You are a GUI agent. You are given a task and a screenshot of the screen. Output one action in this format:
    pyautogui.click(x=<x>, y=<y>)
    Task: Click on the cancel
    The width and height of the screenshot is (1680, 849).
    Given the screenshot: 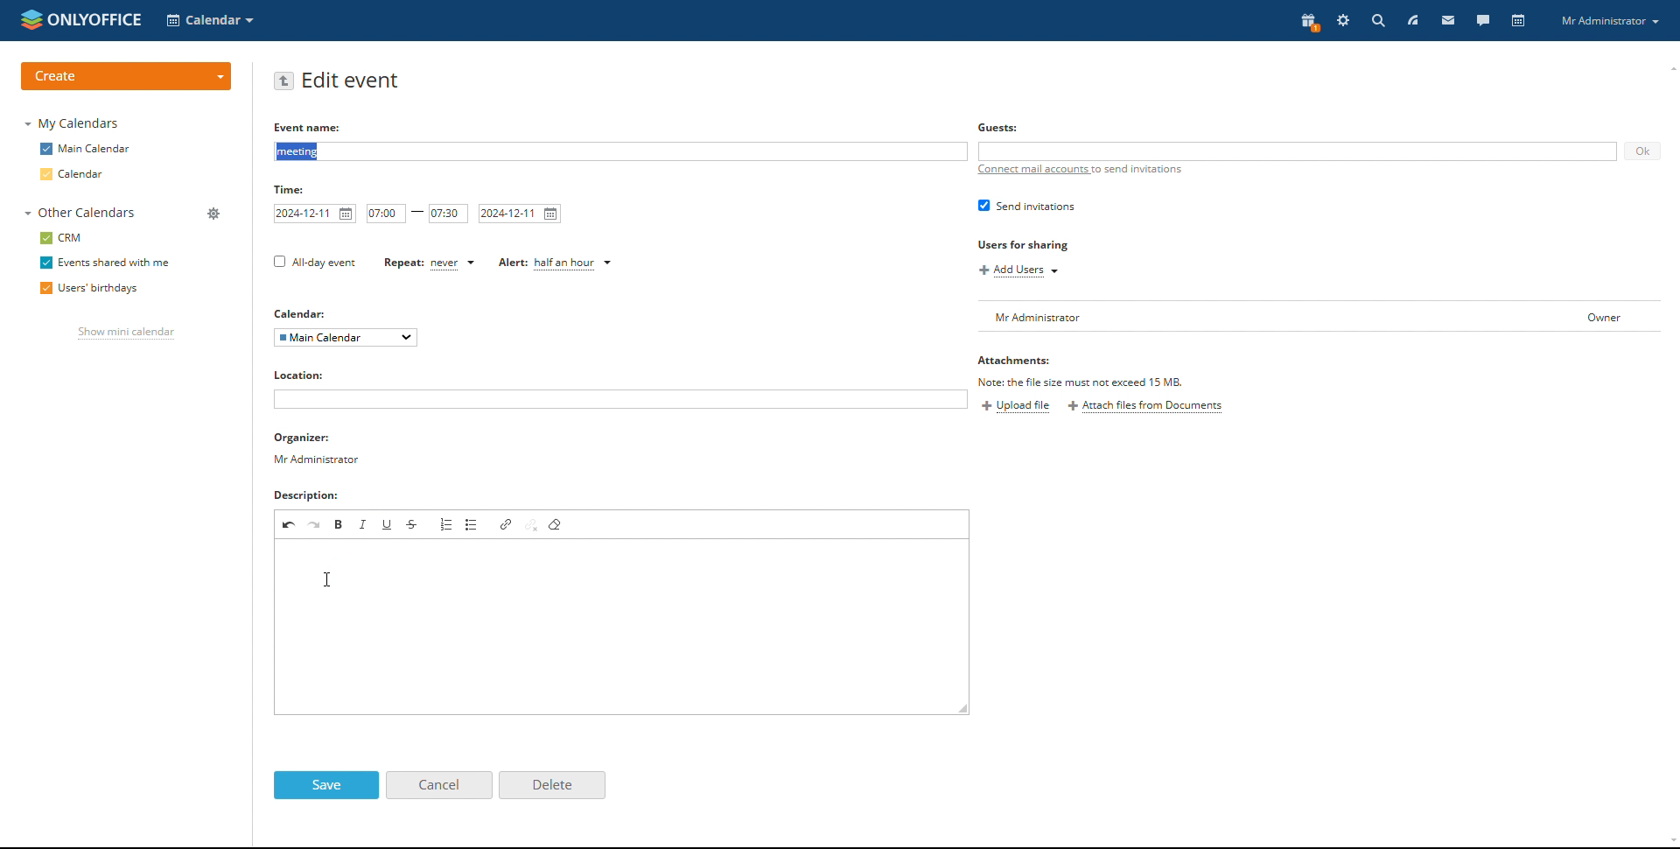 What is the action you would take?
    pyautogui.click(x=440, y=785)
    